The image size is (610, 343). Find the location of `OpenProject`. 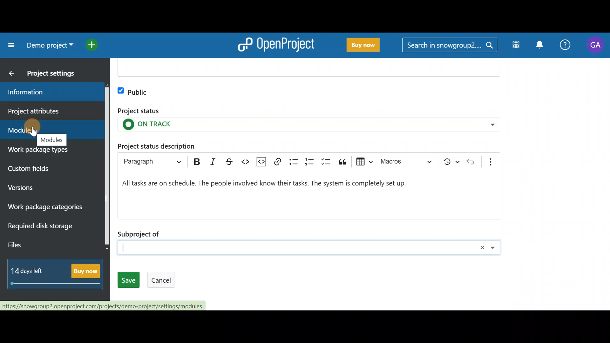

OpenProject is located at coordinates (276, 47).